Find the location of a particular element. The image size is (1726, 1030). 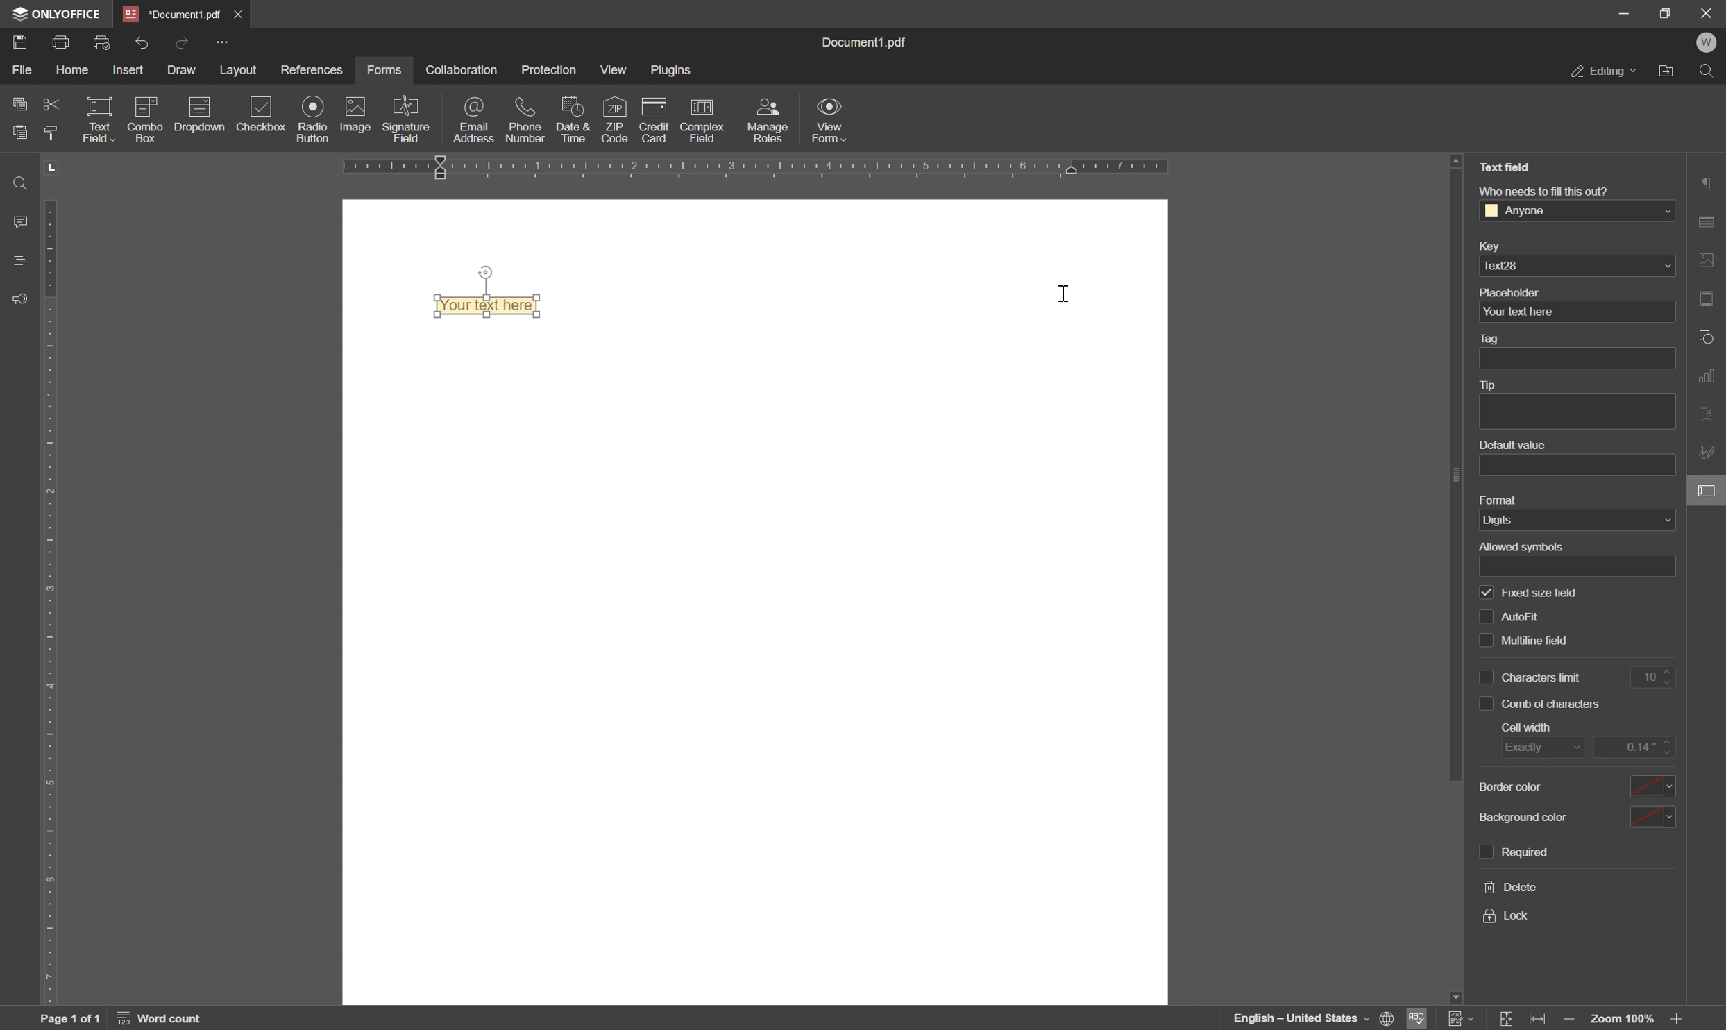

image settings is located at coordinates (1710, 261).